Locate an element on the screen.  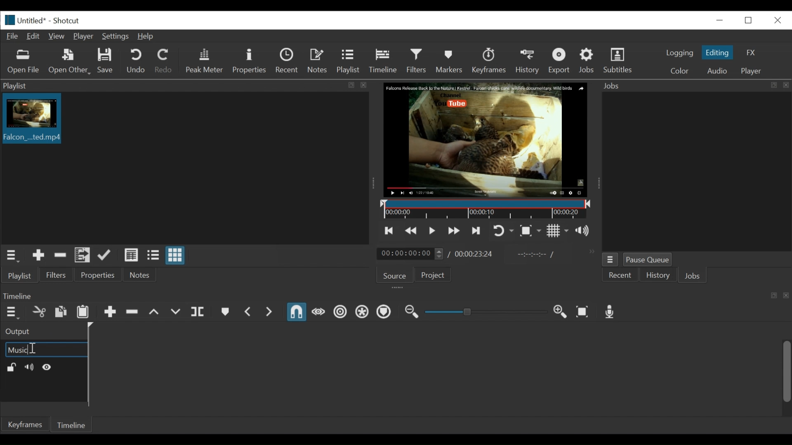
Open file is located at coordinates (23, 62).